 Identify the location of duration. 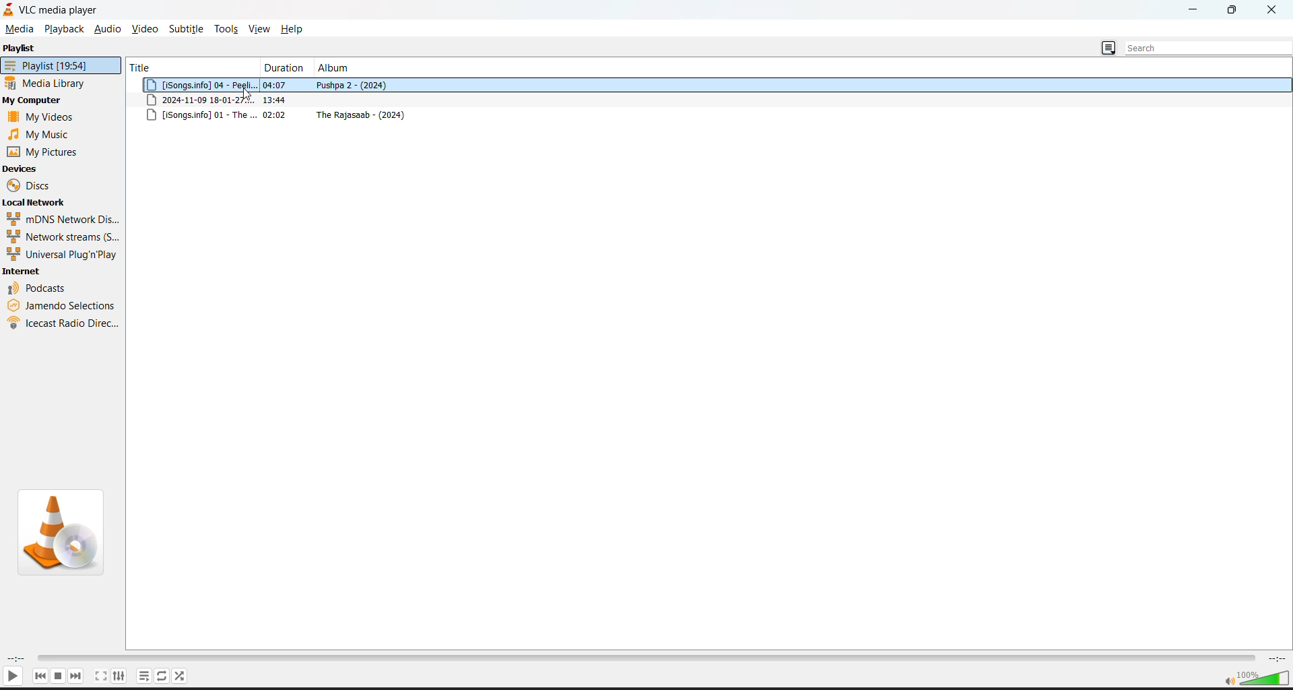
(283, 67).